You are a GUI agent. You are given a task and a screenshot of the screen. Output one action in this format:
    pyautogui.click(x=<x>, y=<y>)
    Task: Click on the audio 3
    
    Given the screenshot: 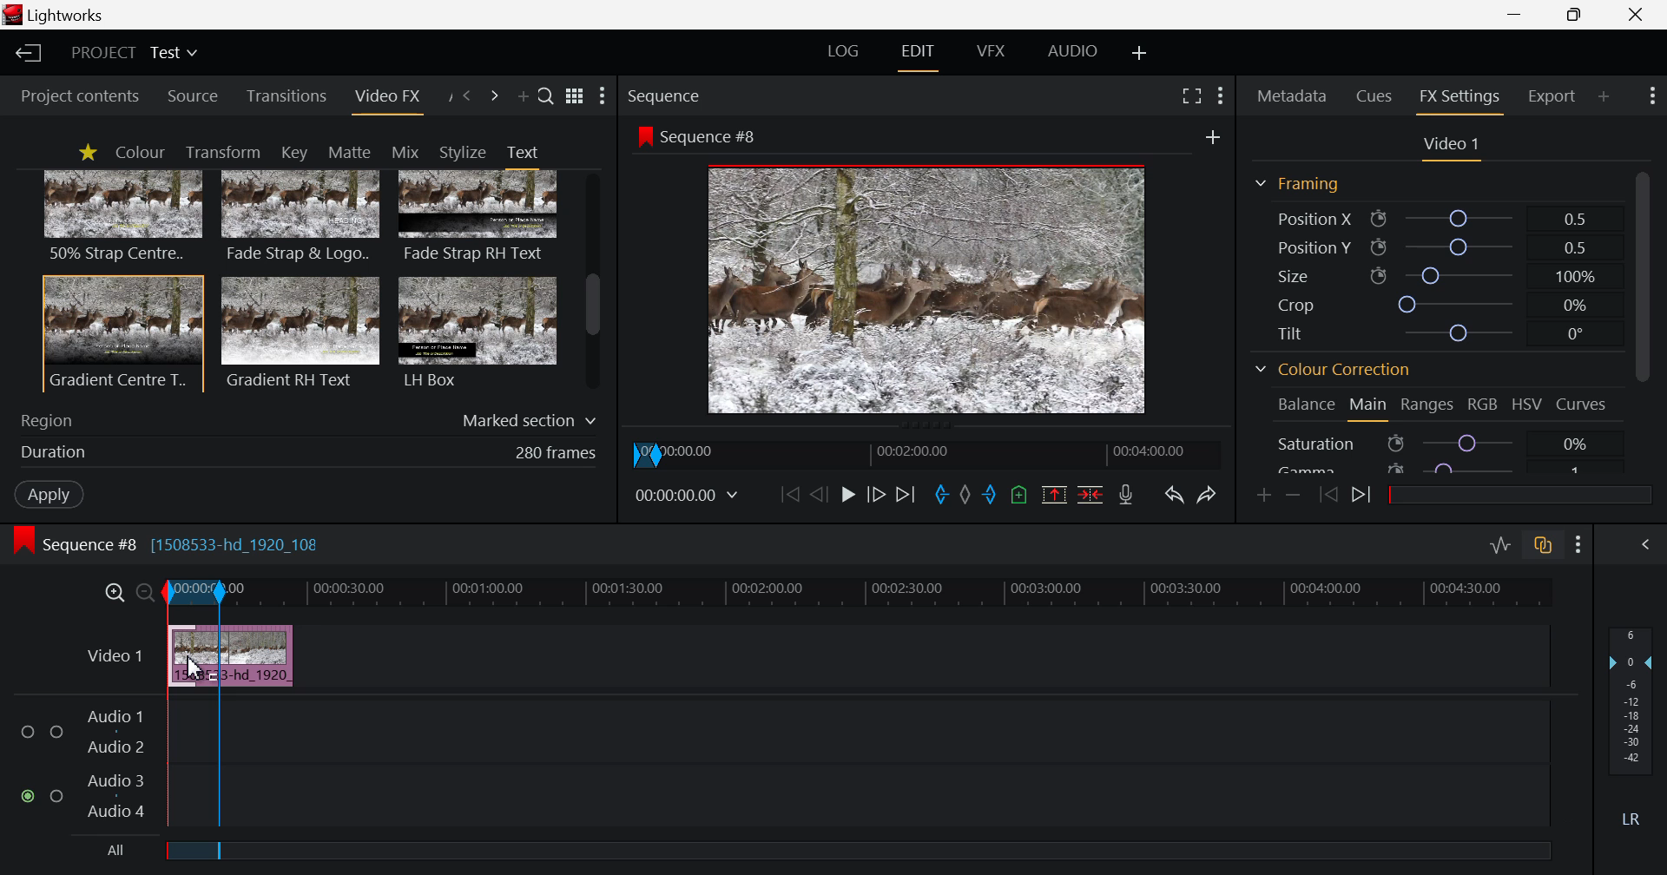 What is the action you would take?
    pyautogui.click(x=115, y=783)
    